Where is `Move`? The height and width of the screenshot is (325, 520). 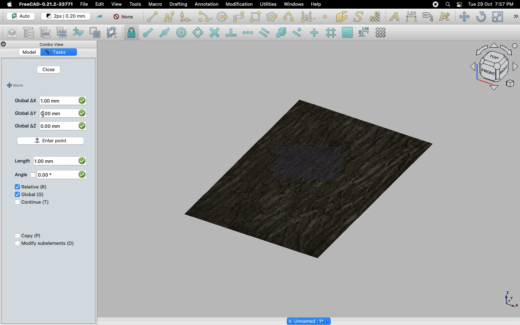
Move is located at coordinates (464, 17).